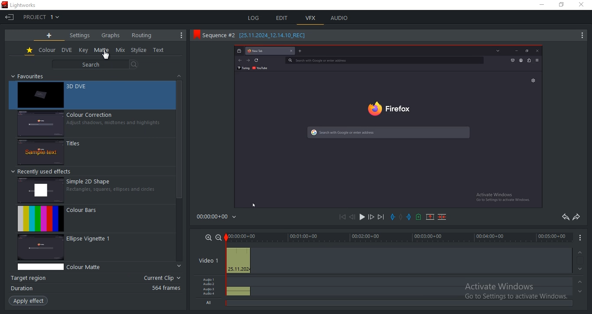  Describe the element at coordinates (409, 216) in the screenshot. I see `add an in mark ` at that location.